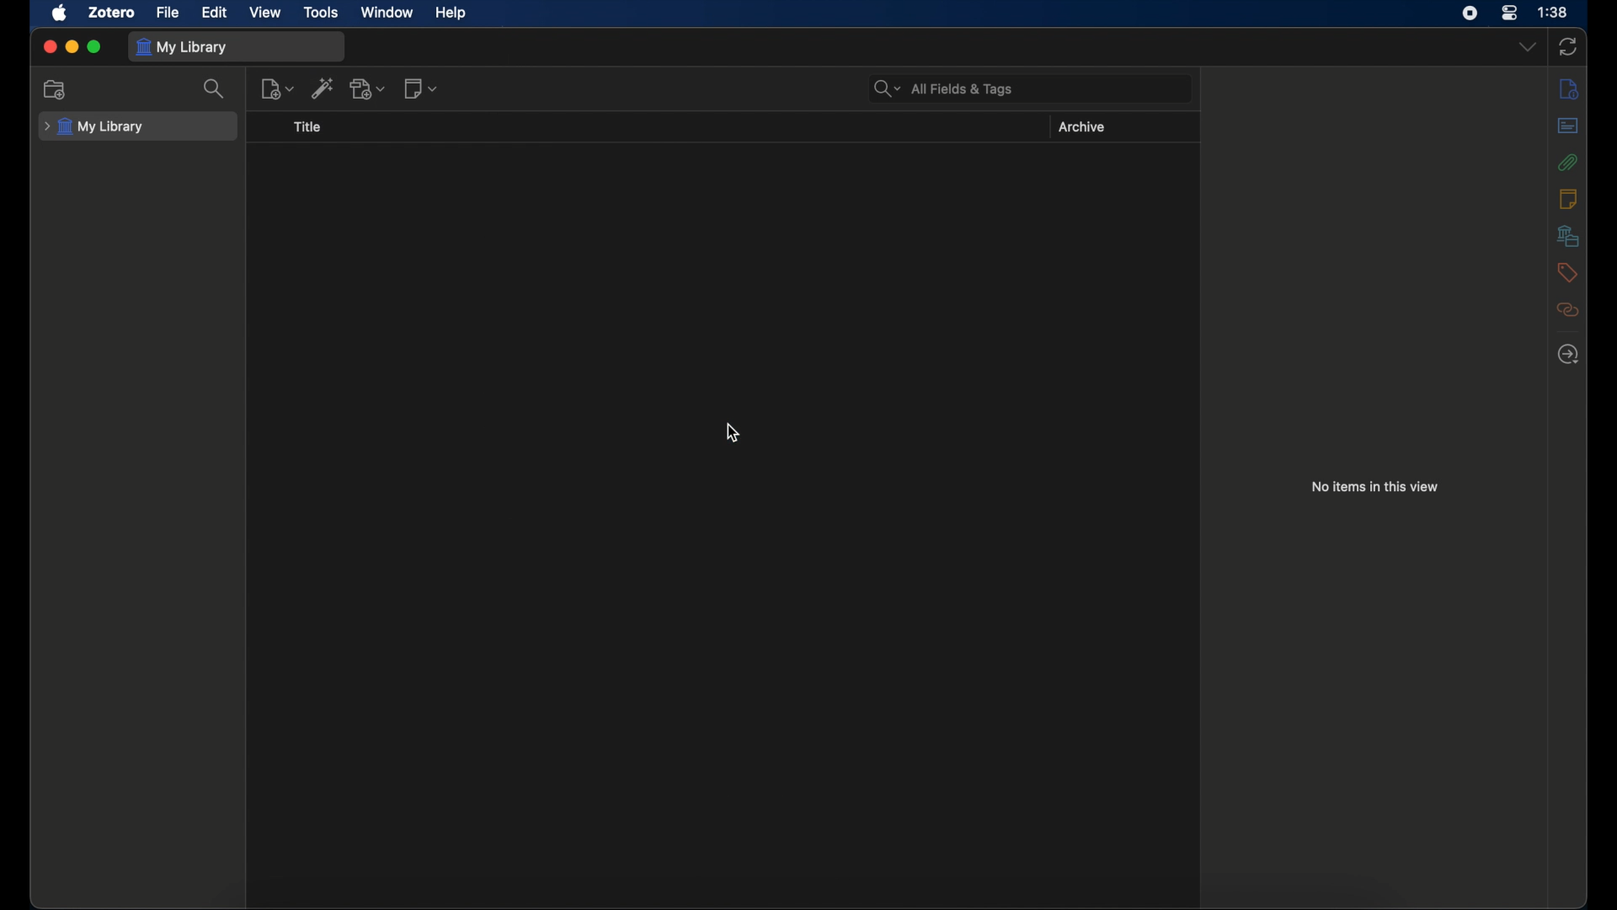 The width and height of the screenshot is (1617, 910). What do you see at coordinates (371, 88) in the screenshot?
I see `add attachments` at bounding box center [371, 88].